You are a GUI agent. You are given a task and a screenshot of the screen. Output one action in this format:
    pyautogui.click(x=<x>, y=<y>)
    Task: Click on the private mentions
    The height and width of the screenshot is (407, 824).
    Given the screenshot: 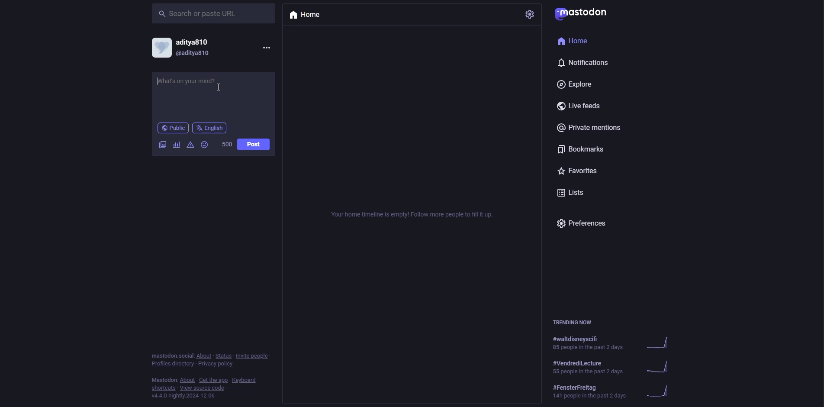 What is the action you would take?
    pyautogui.click(x=592, y=128)
    